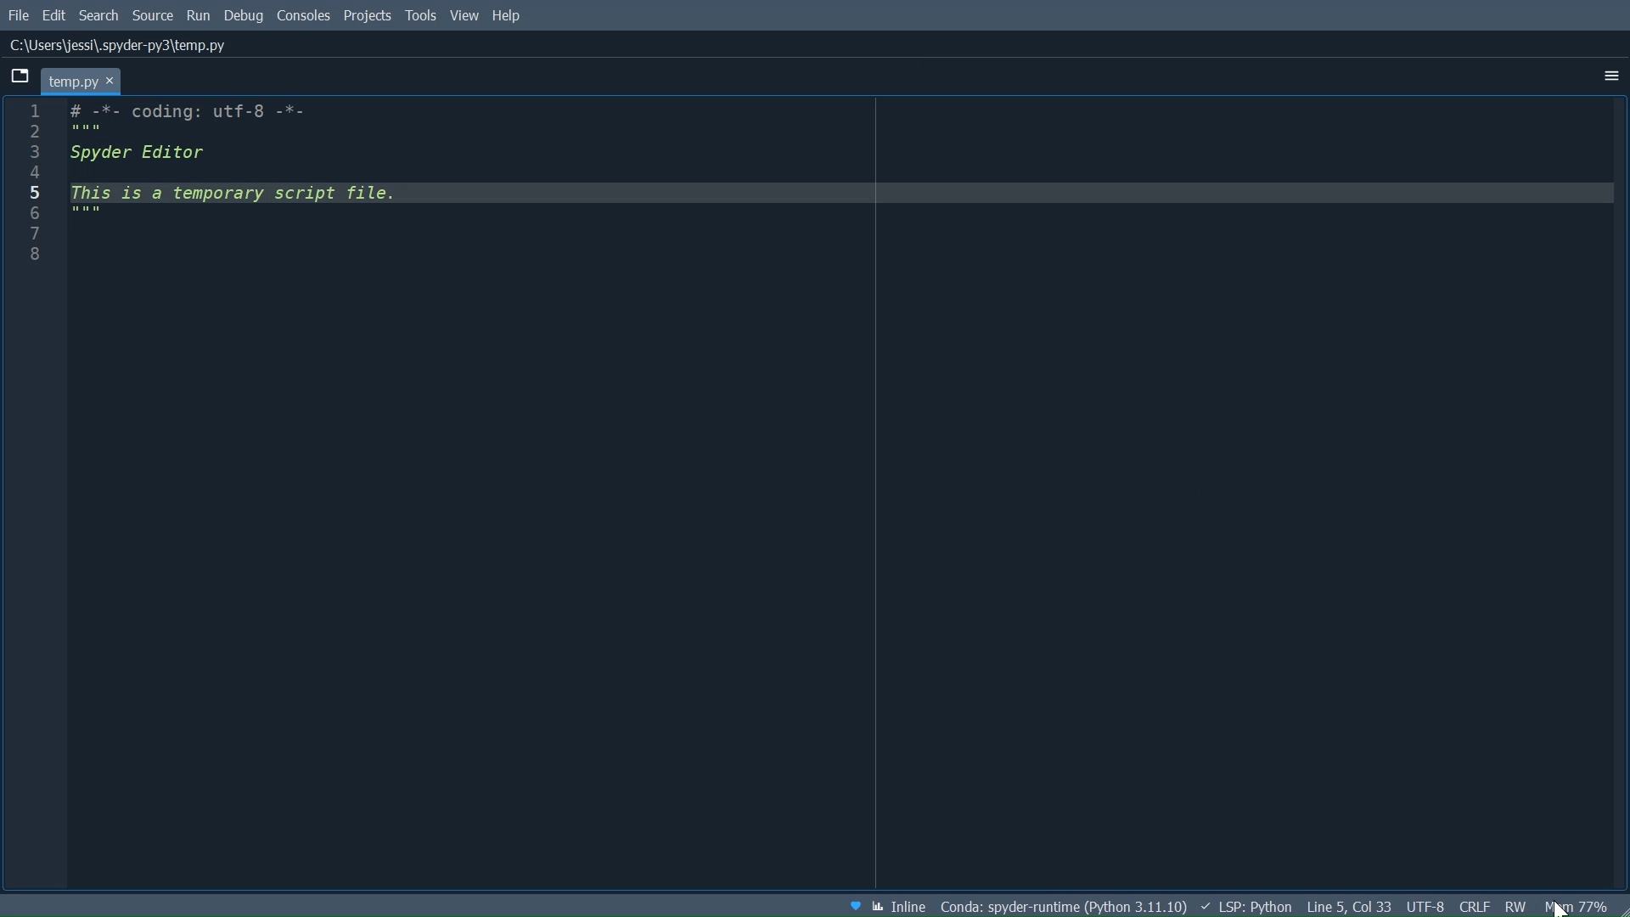 This screenshot has width=1630, height=917. Describe the element at coordinates (55, 16) in the screenshot. I see `Edit` at that location.